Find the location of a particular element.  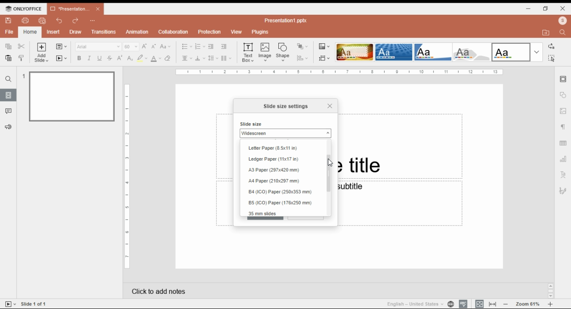

vertical alignment is located at coordinates (200, 59).